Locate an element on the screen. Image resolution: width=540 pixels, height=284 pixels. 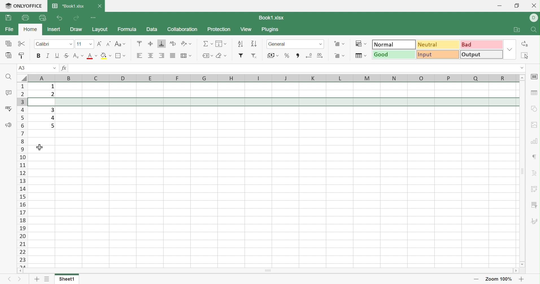
Add sheet is located at coordinates (36, 279).